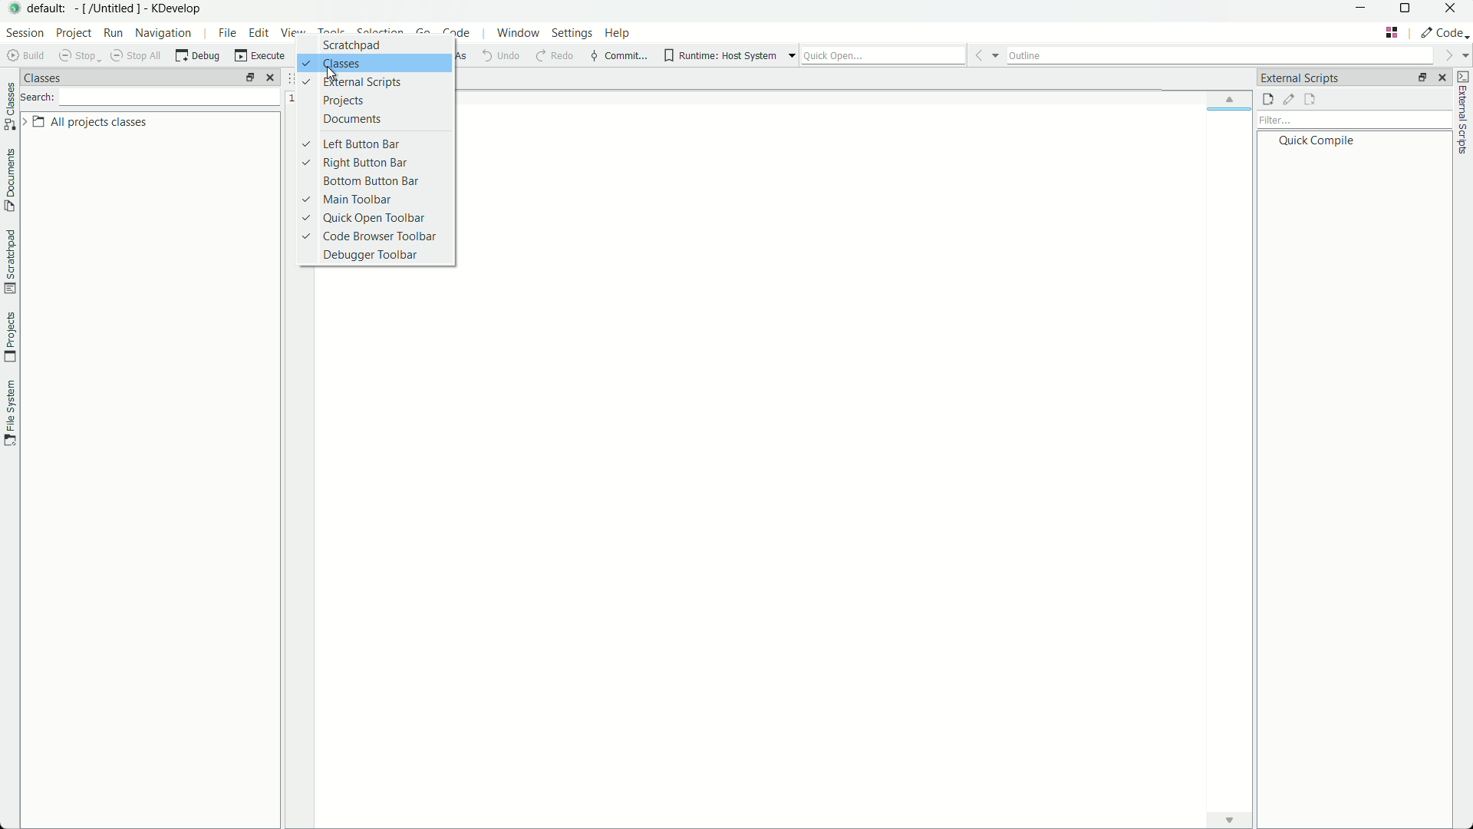  Describe the element at coordinates (618, 33) in the screenshot. I see `help menu` at that location.